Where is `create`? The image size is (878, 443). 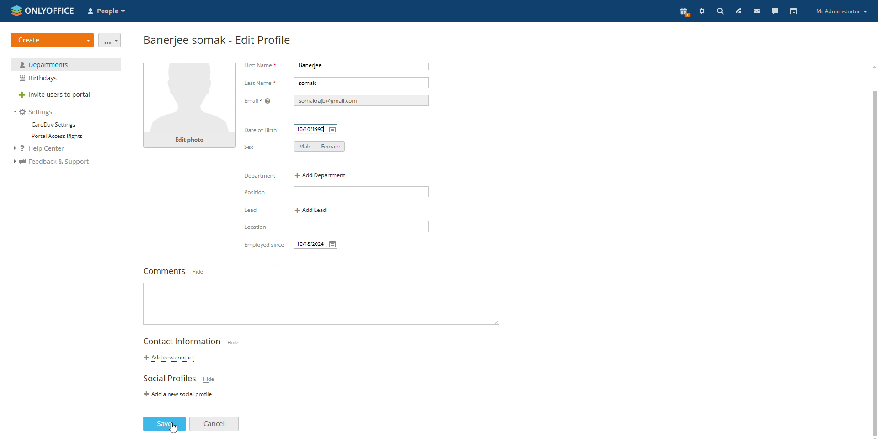
create is located at coordinates (53, 40).